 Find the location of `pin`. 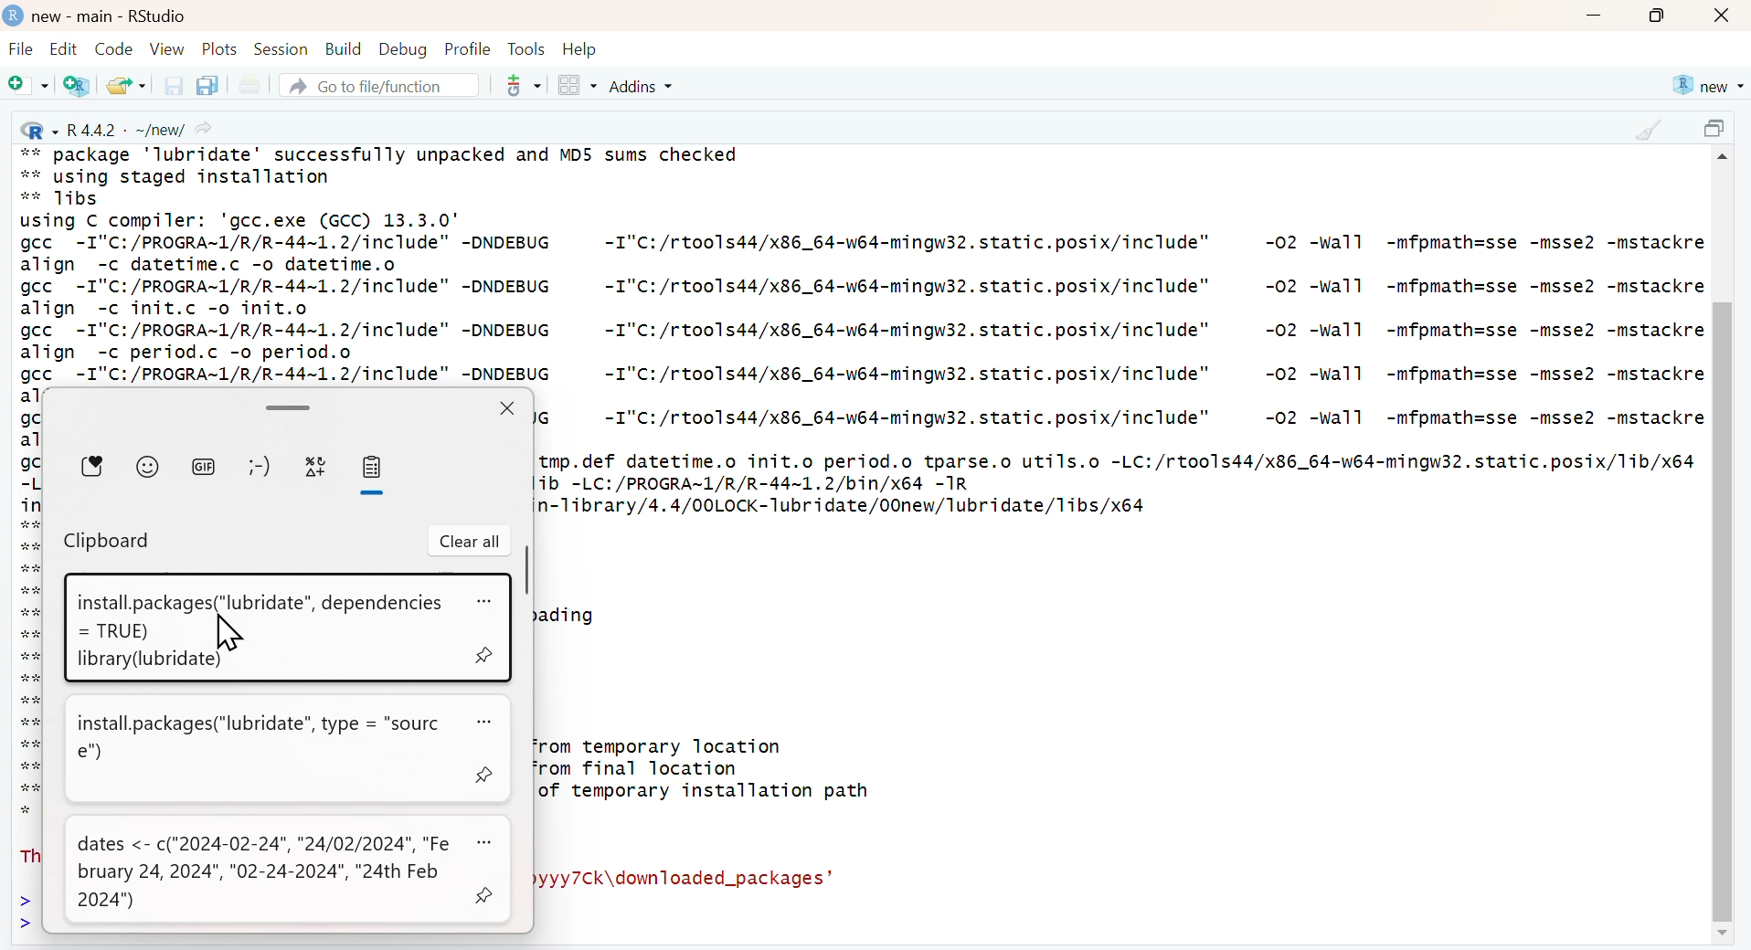

pin is located at coordinates (485, 892).